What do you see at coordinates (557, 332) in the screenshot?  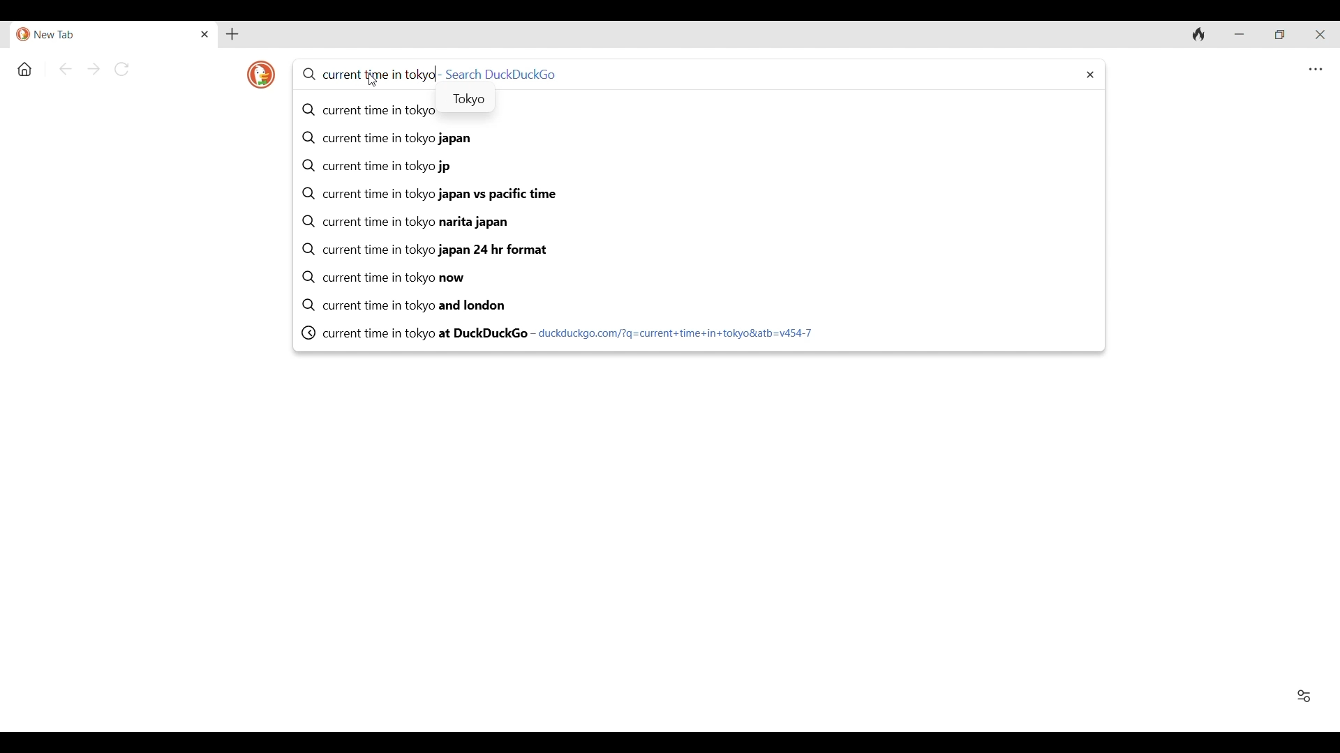 I see `current time in tokyo at DuckDuckGo - duckduckgo.com/?q=current+time+in+tokyo&atb=v454-7` at bounding box center [557, 332].